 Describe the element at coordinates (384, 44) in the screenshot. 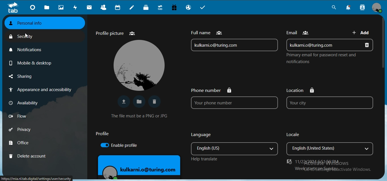

I see `scroll bar` at that location.